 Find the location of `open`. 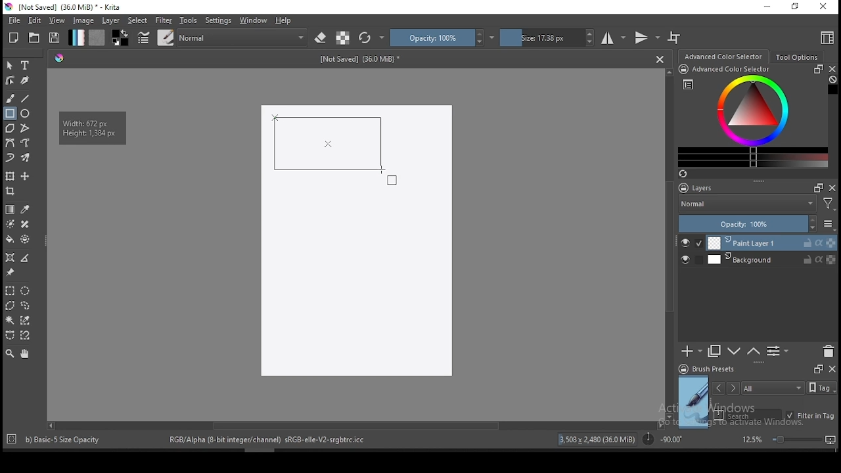

open is located at coordinates (34, 37).